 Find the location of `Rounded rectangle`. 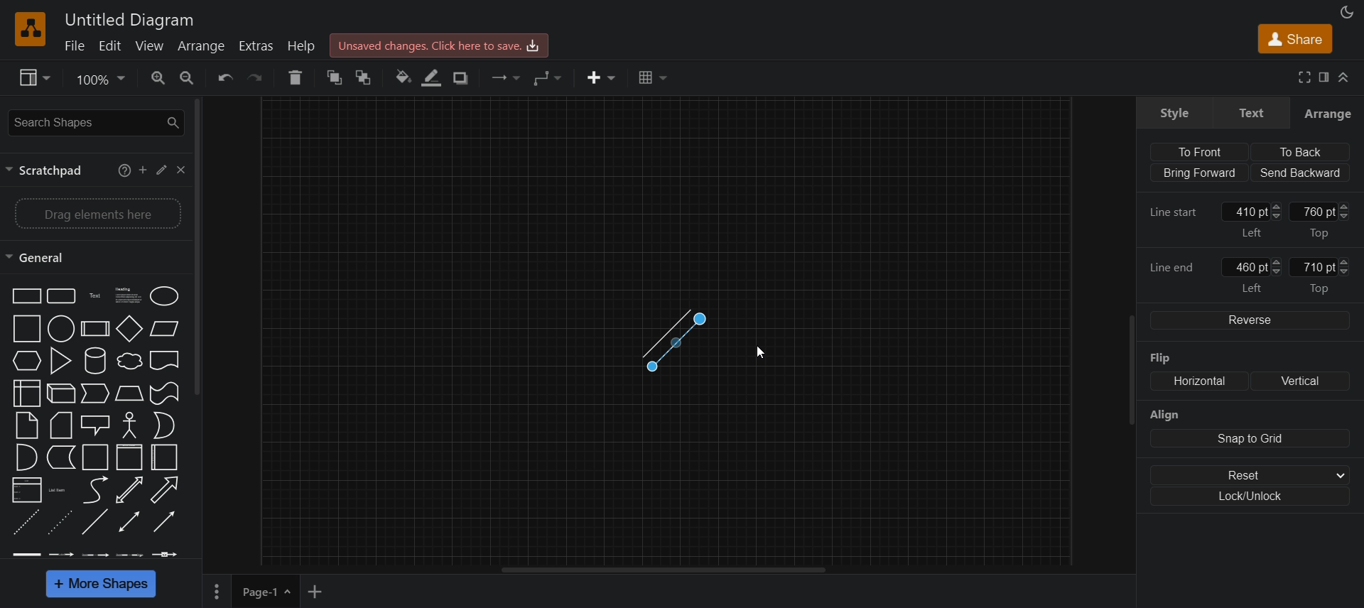

Rounded rectangle is located at coordinates (60, 295).